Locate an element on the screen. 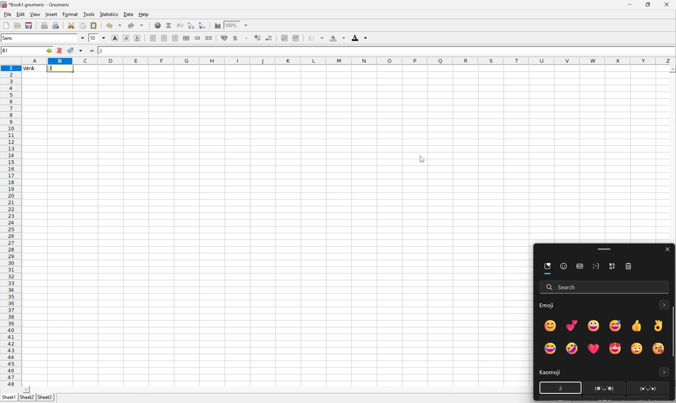 The height and width of the screenshot is (403, 676). sheet1 is located at coordinates (8, 396).